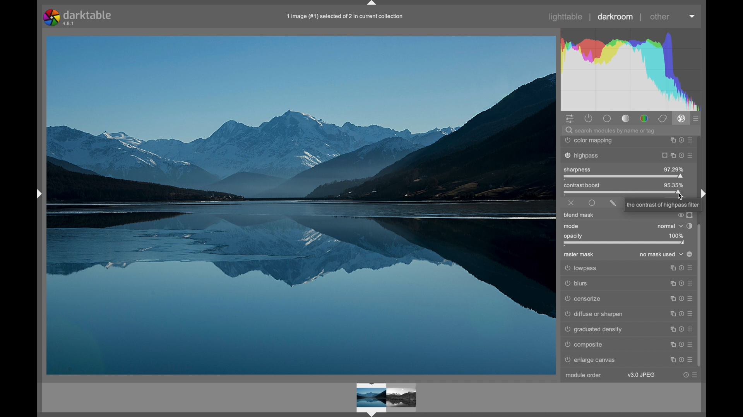  Describe the element at coordinates (588, 119) in the screenshot. I see `show active modules only` at that location.